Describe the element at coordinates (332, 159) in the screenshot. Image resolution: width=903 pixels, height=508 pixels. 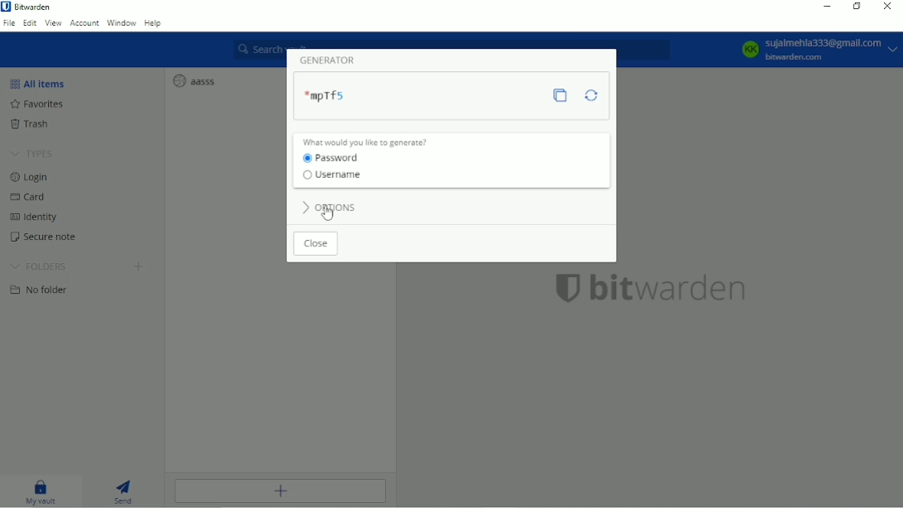
I see `Password radio button` at that location.